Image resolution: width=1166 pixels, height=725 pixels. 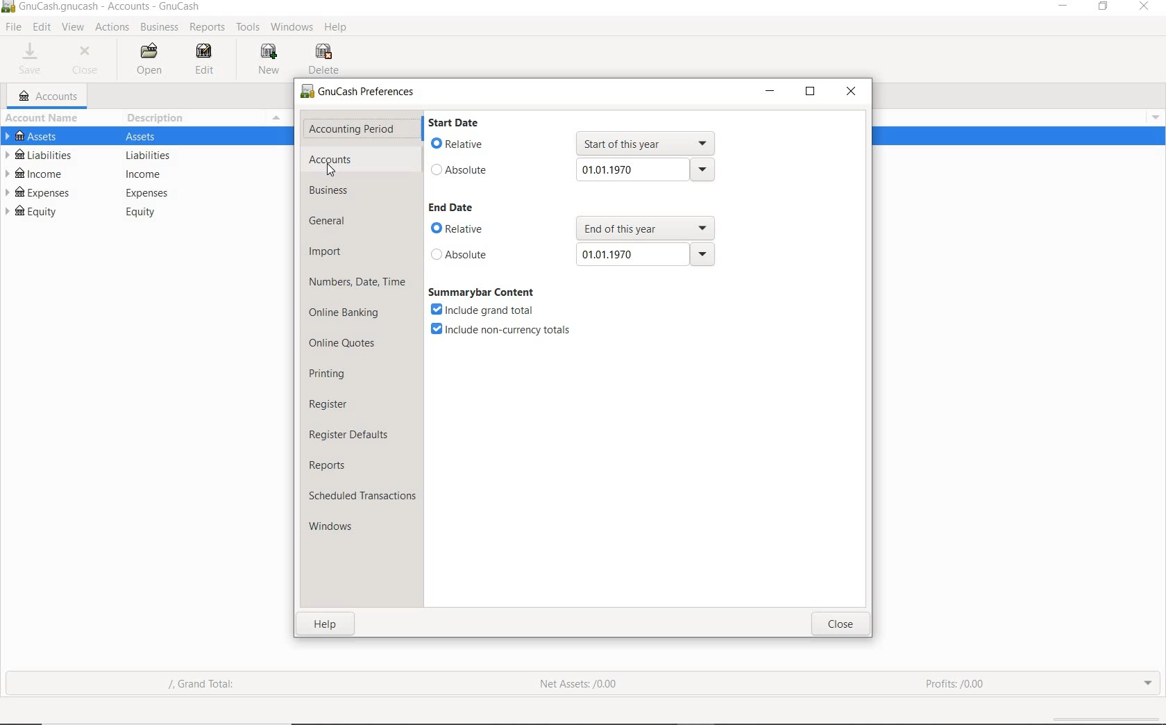 What do you see at coordinates (35, 136) in the screenshot?
I see `ASSETS` at bounding box center [35, 136].